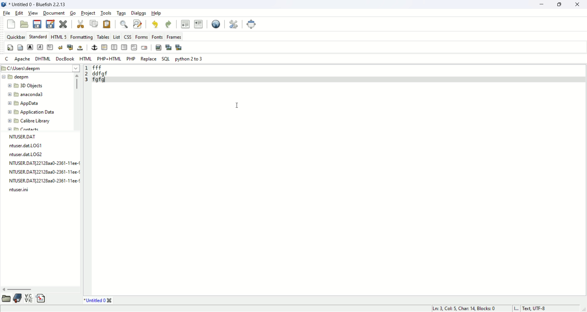 The height and width of the screenshot is (312, 587). Describe the element at coordinates (517, 308) in the screenshot. I see `I` at that location.